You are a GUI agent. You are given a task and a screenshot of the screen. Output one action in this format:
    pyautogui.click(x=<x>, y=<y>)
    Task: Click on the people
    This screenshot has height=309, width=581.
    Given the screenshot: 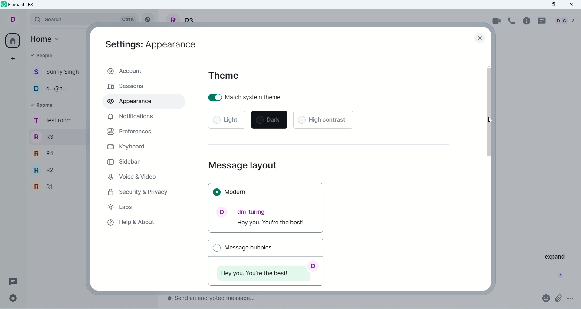 What is the action you would take?
    pyautogui.click(x=563, y=21)
    